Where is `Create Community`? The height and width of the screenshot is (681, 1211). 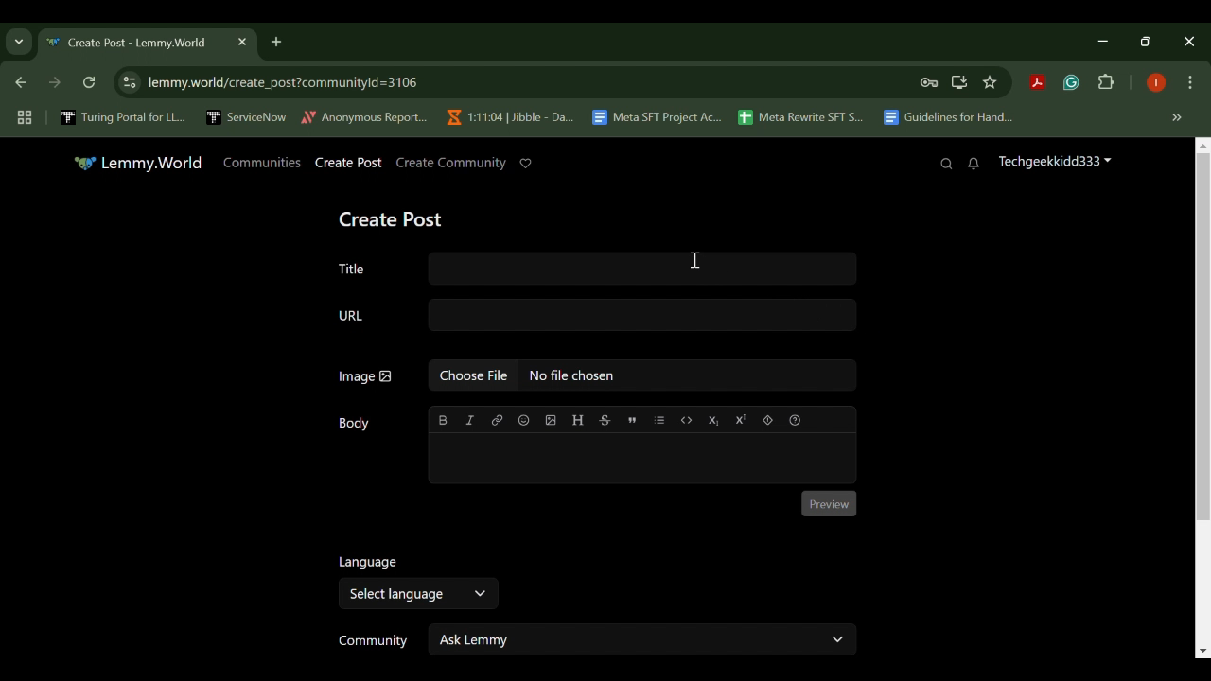 Create Community is located at coordinates (449, 163).